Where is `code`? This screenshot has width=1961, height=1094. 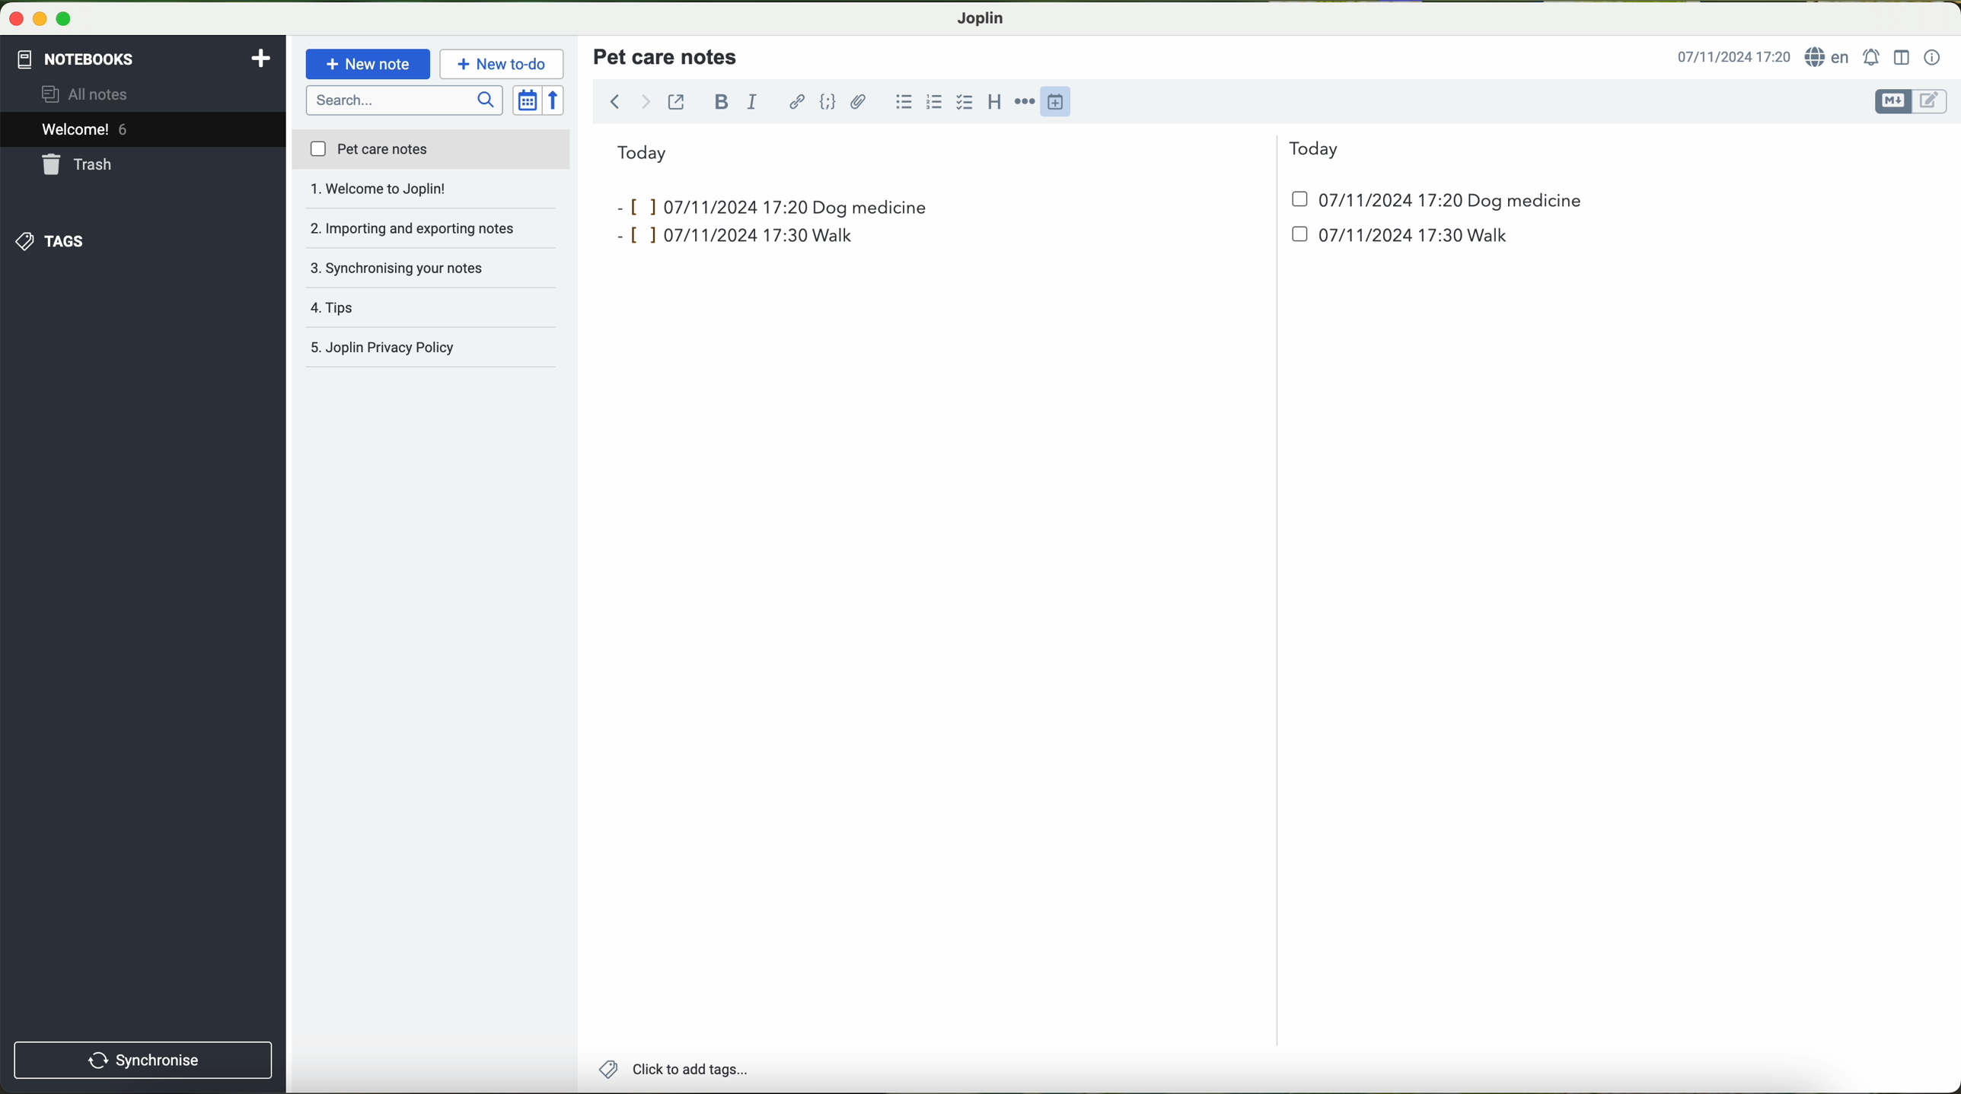
code is located at coordinates (827, 101).